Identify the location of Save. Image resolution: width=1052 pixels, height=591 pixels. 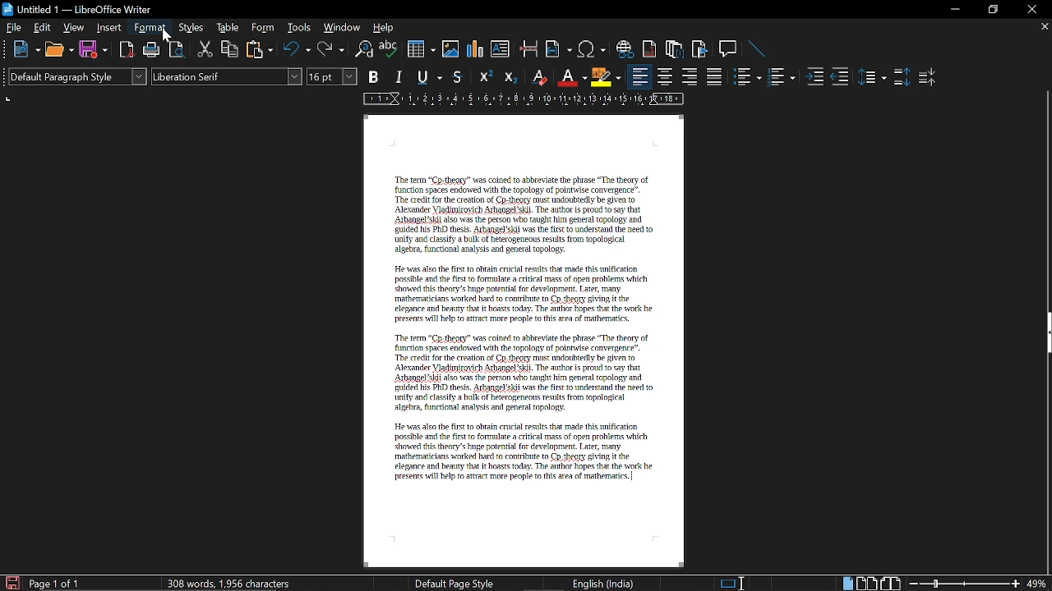
(94, 52).